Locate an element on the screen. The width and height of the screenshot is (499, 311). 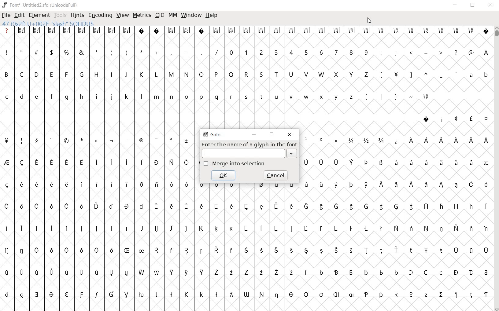
VIEW is located at coordinates (123, 15).